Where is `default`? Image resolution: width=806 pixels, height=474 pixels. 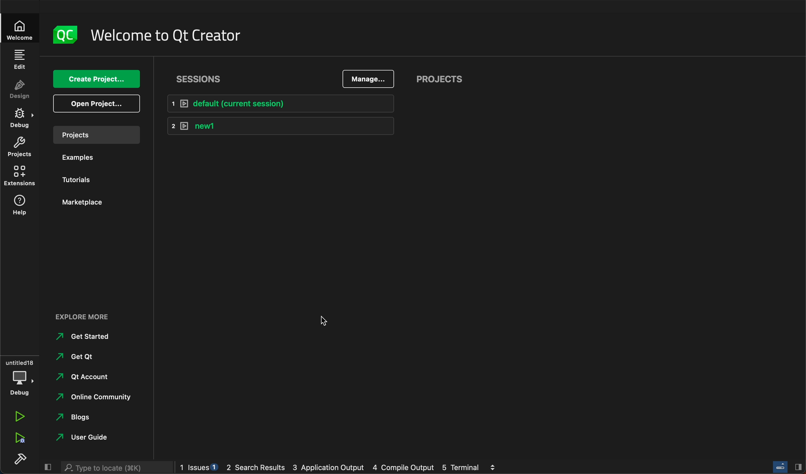 default is located at coordinates (283, 102).